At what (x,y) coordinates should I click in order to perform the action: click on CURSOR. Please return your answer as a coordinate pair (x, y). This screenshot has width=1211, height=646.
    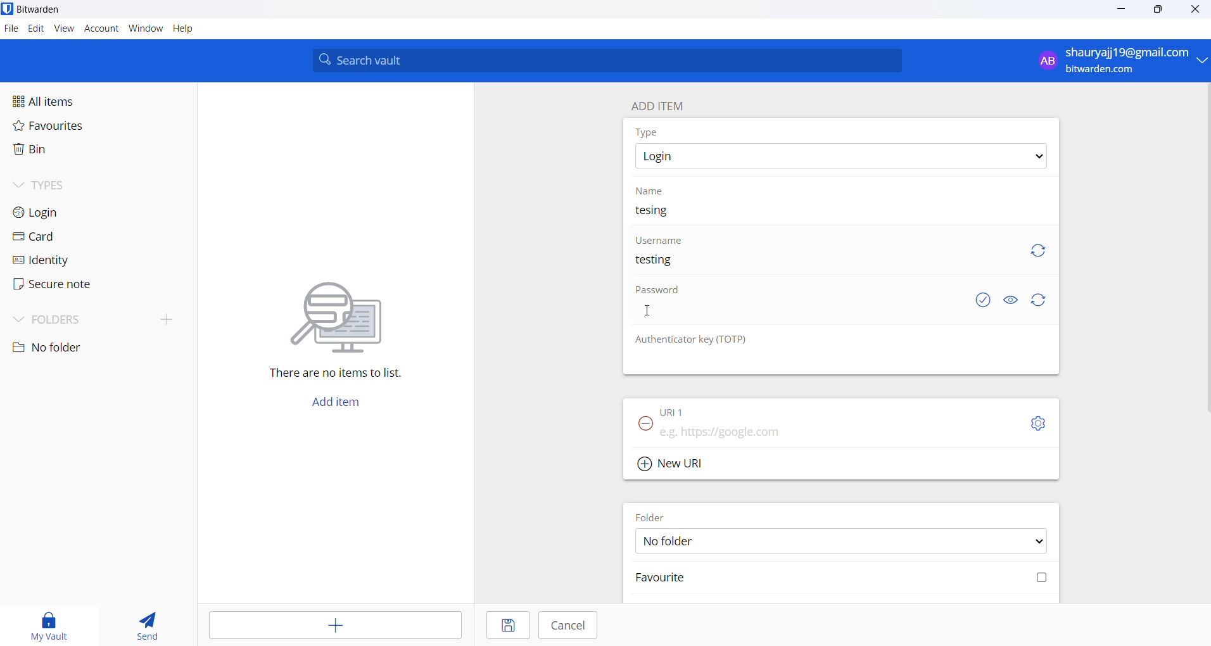
    Looking at the image, I should click on (649, 311).